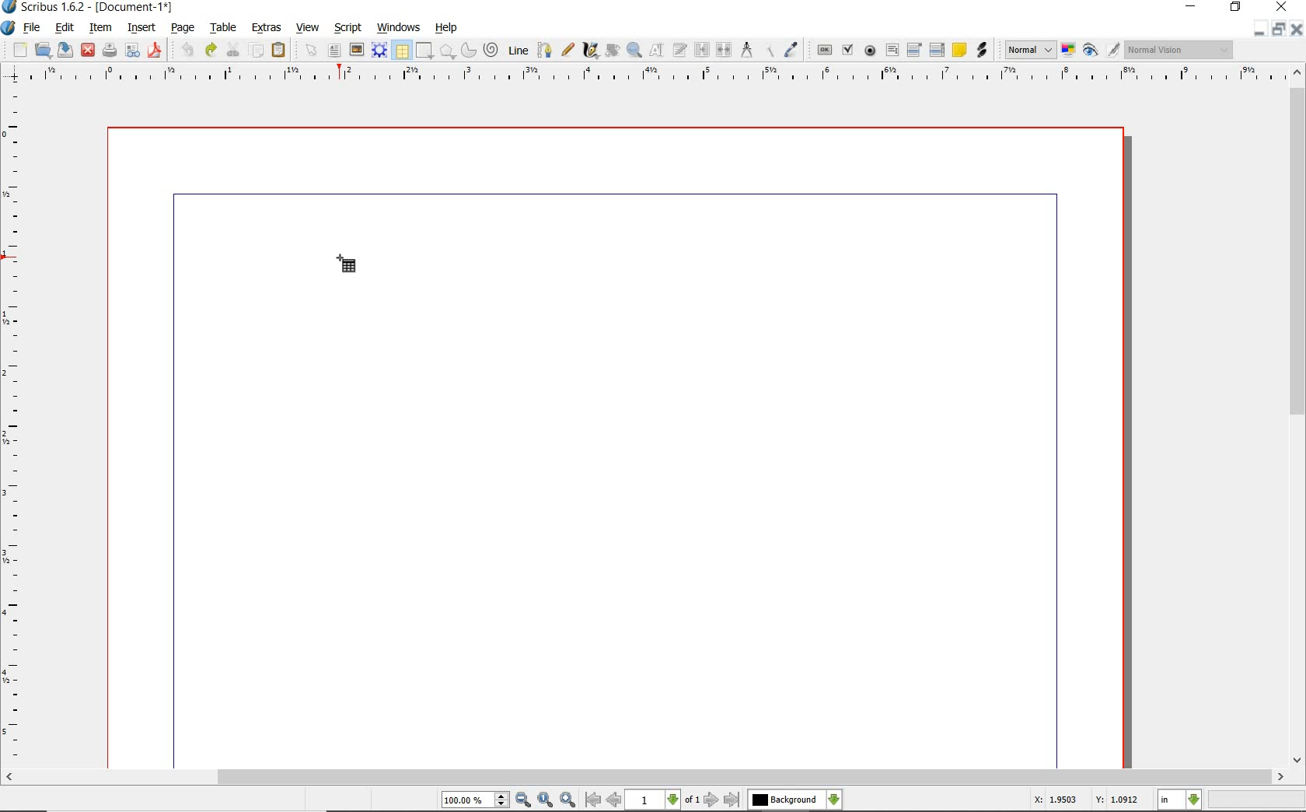 The height and width of the screenshot is (812, 1306). Describe the element at coordinates (379, 49) in the screenshot. I see `render frame` at that location.